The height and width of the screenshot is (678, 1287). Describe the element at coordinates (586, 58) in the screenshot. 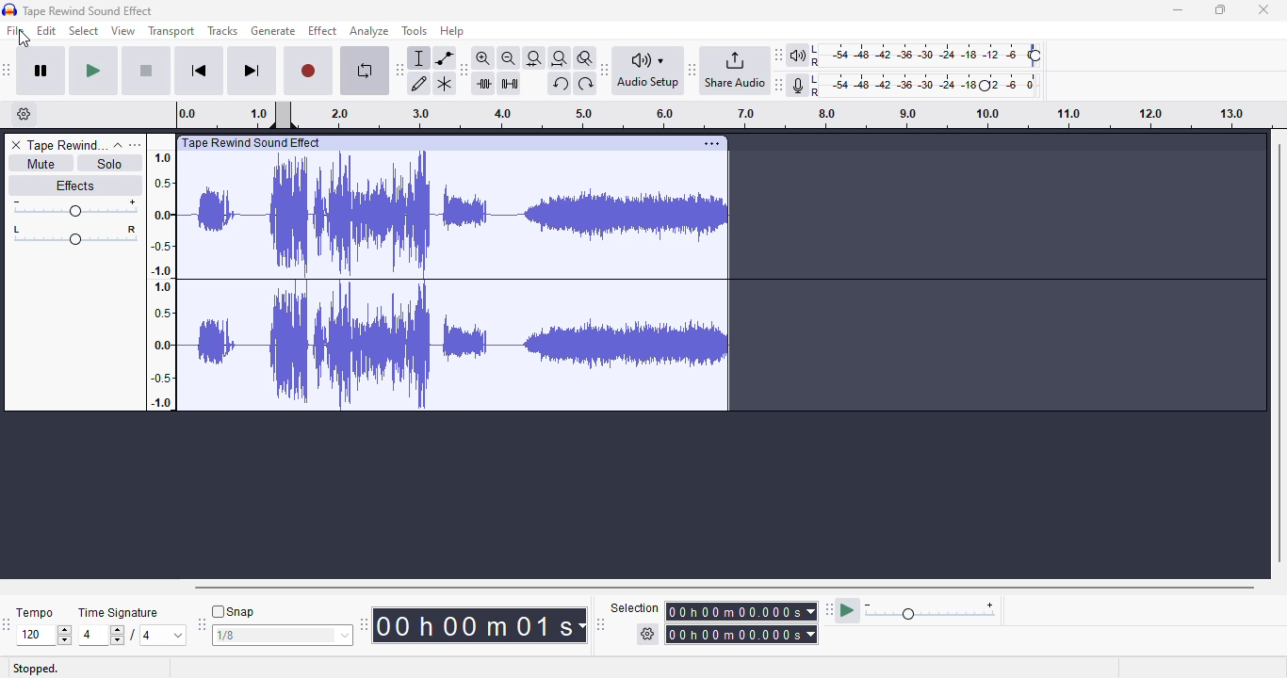

I see `zoom toggle` at that location.